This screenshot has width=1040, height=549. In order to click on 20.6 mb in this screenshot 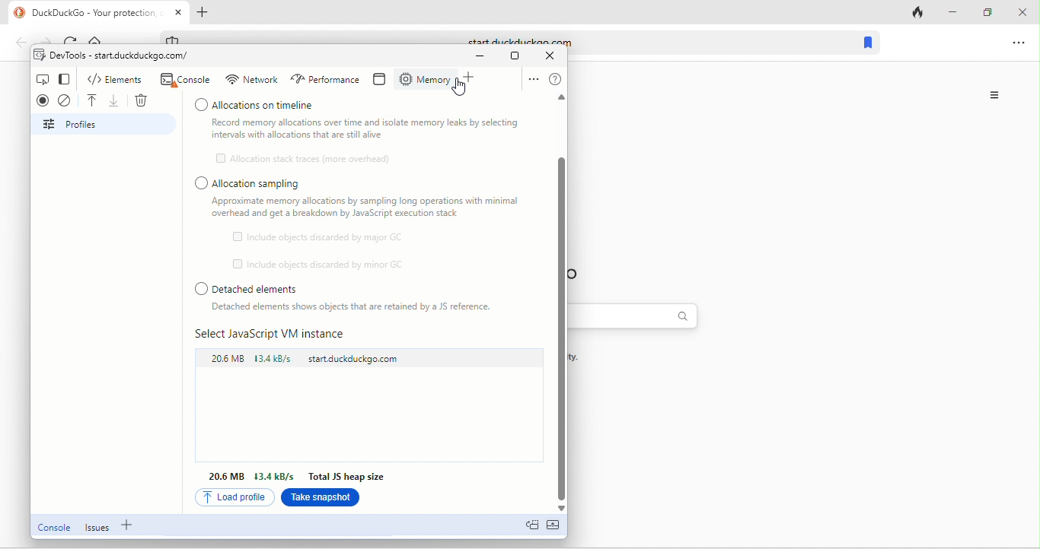, I will do `click(227, 357)`.